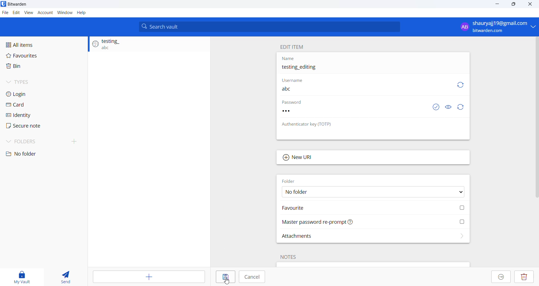  I want to click on minimize, so click(496, 6).